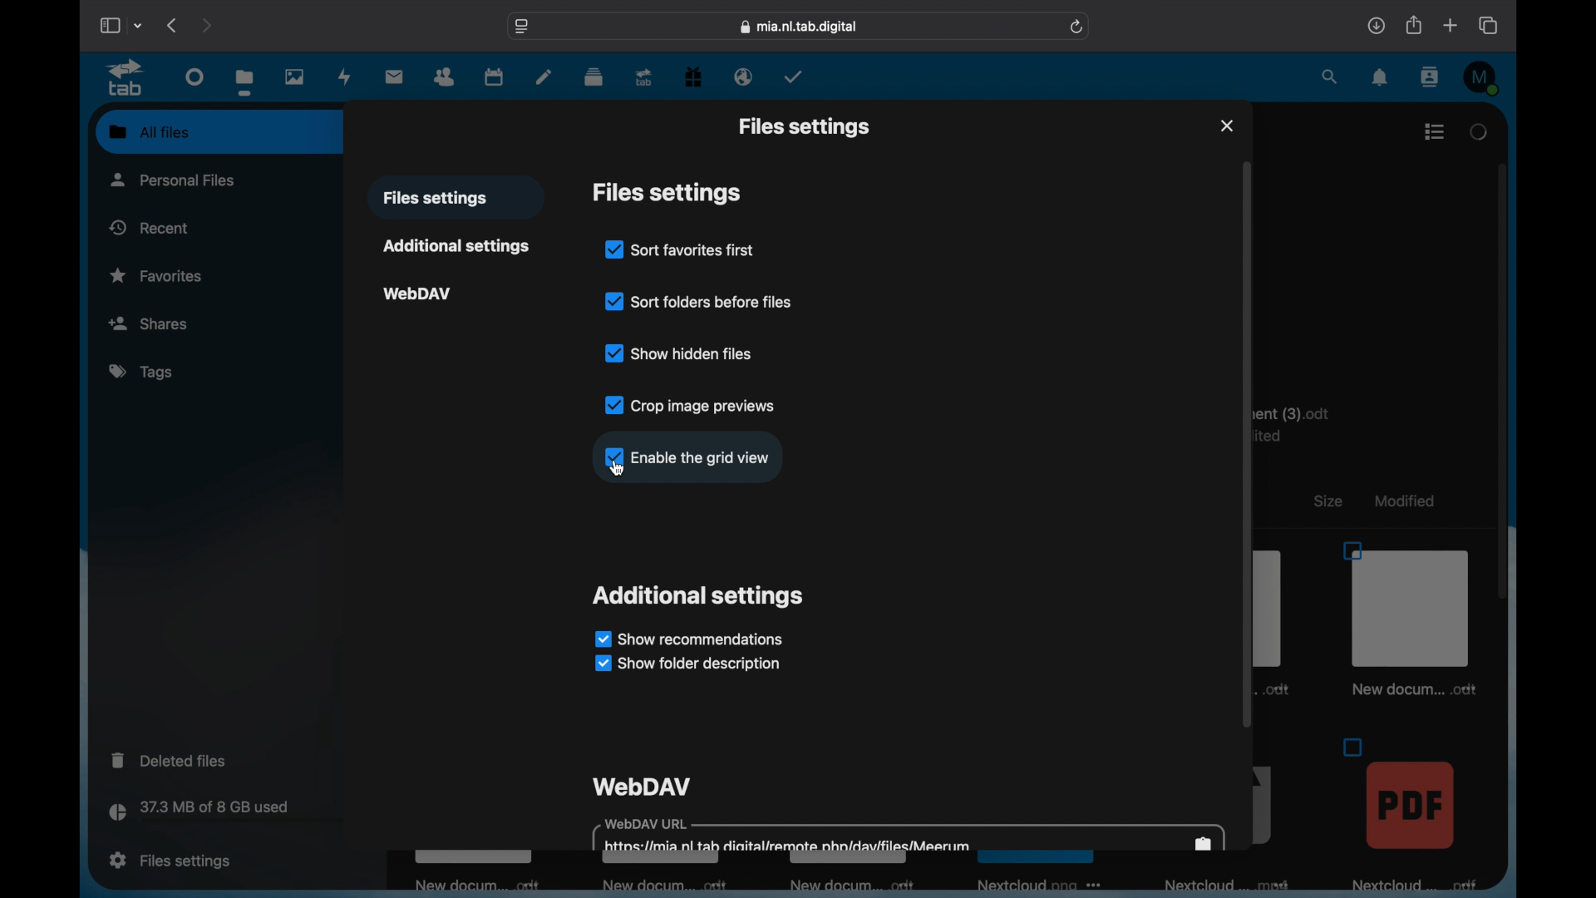 This screenshot has height=898, width=1596. Describe the element at coordinates (1230, 887) in the screenshot. I see `next cloud` at that location.